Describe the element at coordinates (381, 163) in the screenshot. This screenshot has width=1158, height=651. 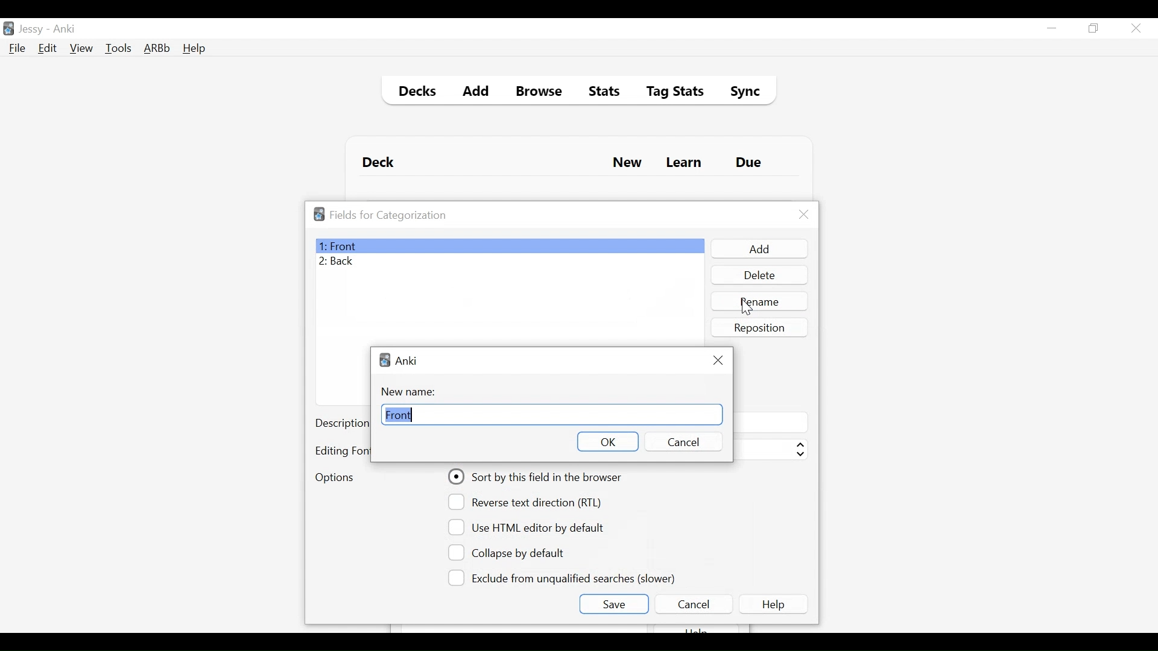
I see `Deck` at that location.